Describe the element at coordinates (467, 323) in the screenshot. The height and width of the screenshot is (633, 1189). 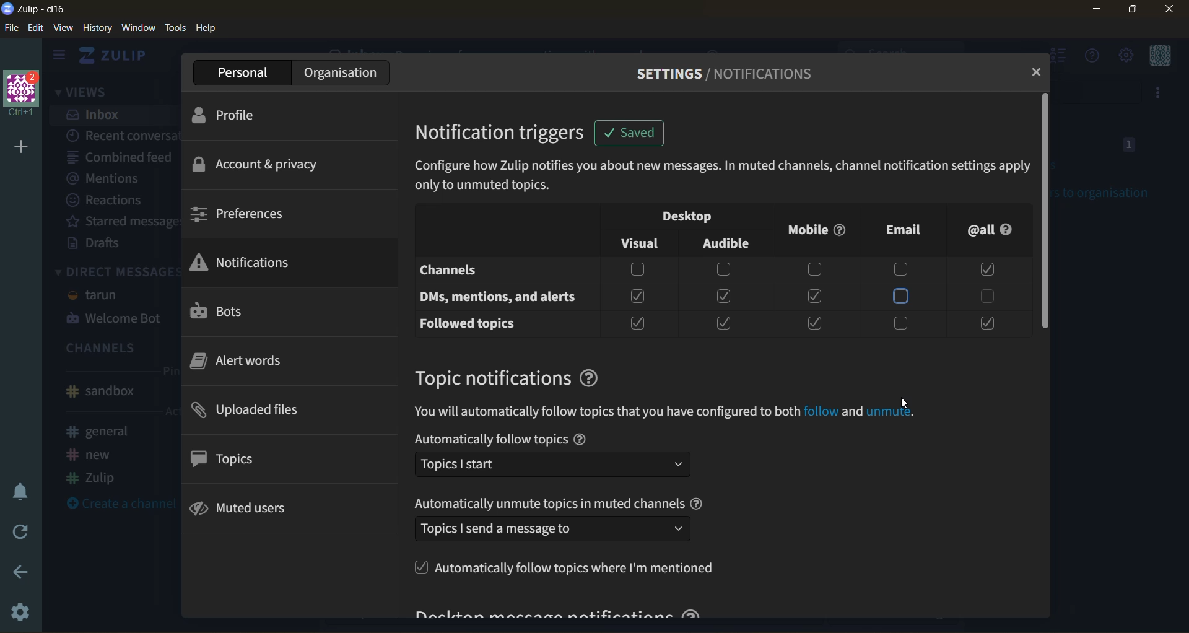
I see `followed topics` at that location.